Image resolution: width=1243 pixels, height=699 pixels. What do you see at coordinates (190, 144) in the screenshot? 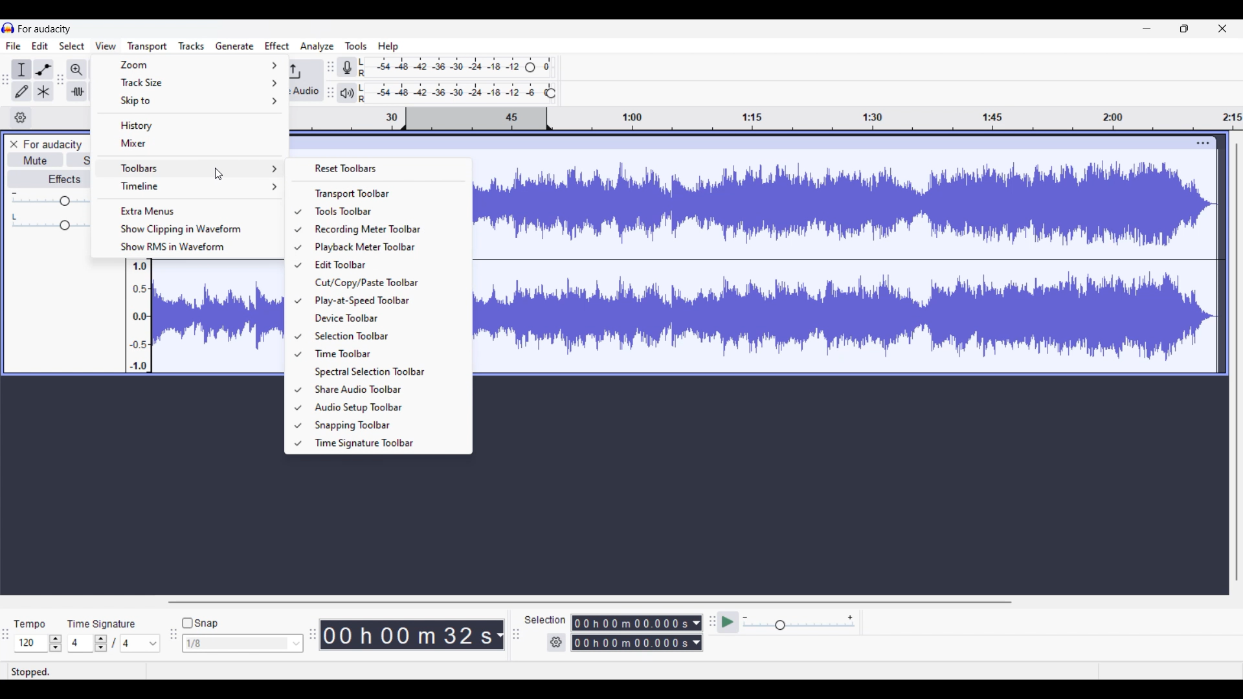
I see `Mixer` at bounding box center [190, 144].